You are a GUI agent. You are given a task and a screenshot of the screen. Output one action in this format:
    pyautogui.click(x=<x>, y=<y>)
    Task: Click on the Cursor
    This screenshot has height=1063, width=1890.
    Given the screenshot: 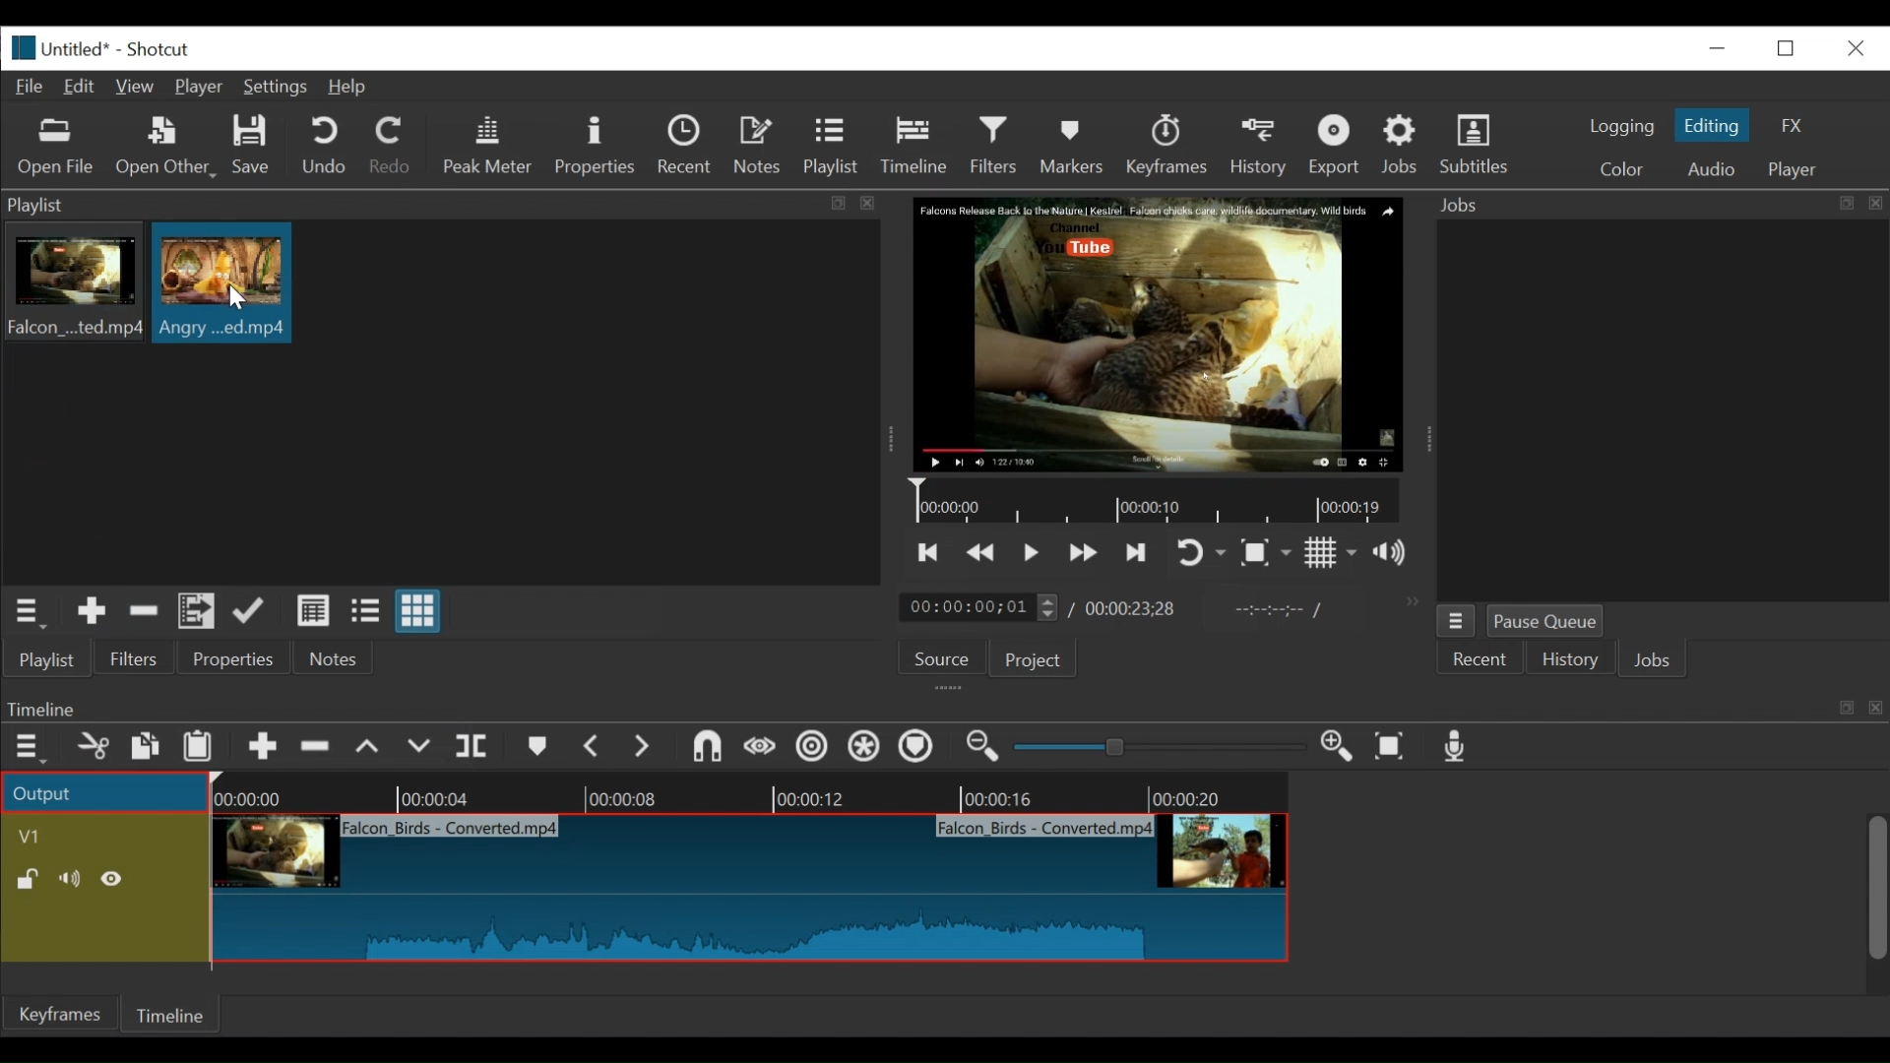 What is the action you would take?
    pyautogui.click(x=235, y=297)
    